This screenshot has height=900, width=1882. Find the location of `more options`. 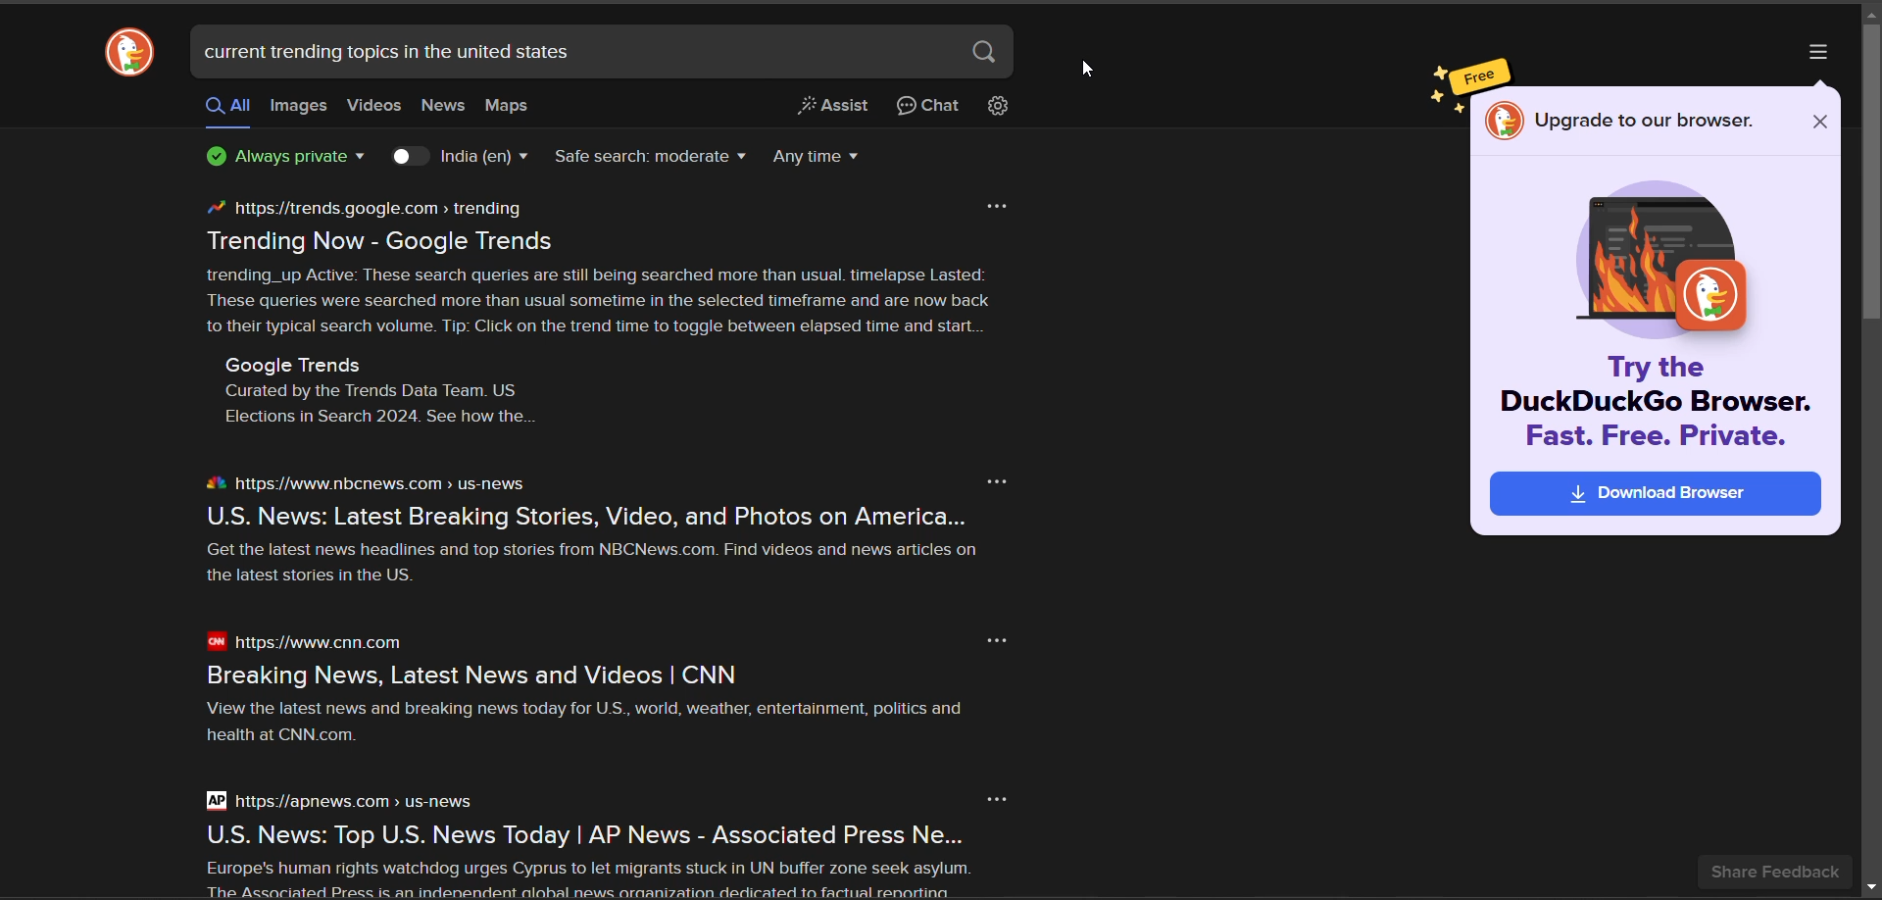

more options is located at coordinates (1817, 47).